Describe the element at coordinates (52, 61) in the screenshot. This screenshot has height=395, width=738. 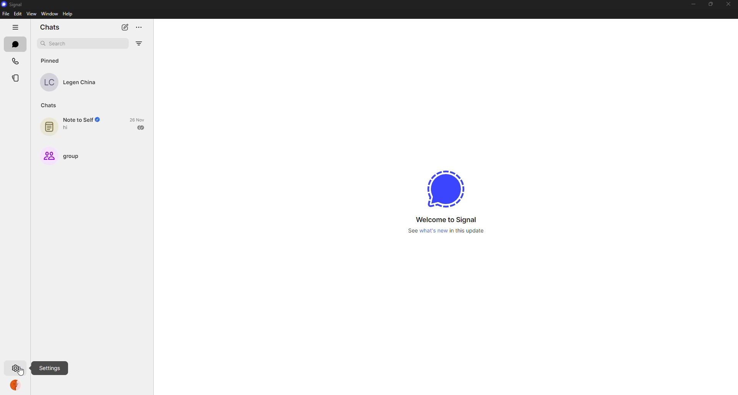
I see `pinned` at that location.